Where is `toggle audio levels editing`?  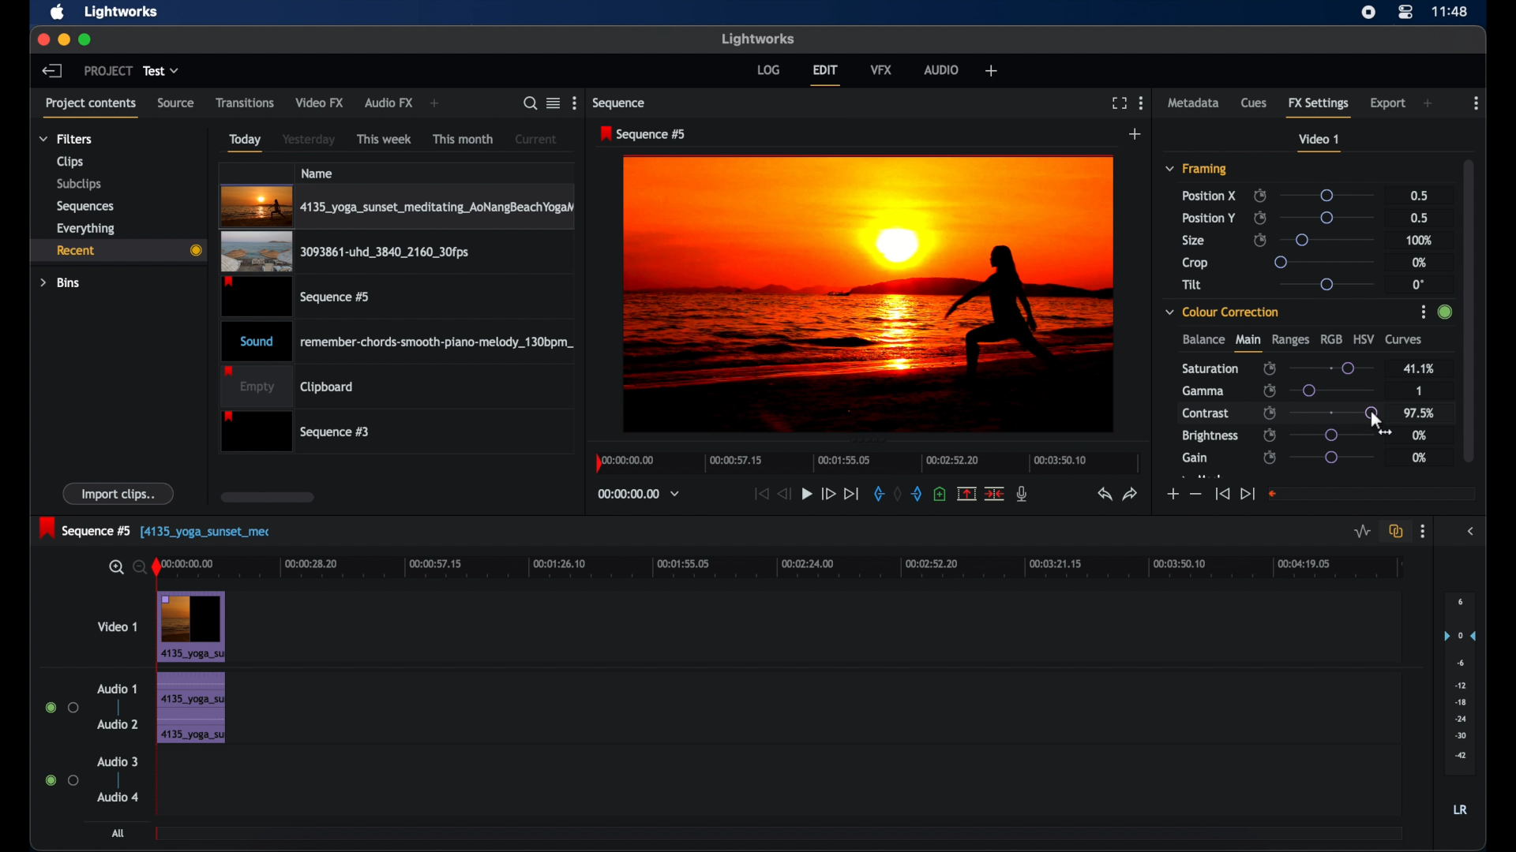 toggle audio levels editing is located at coordinates (1360, 530).